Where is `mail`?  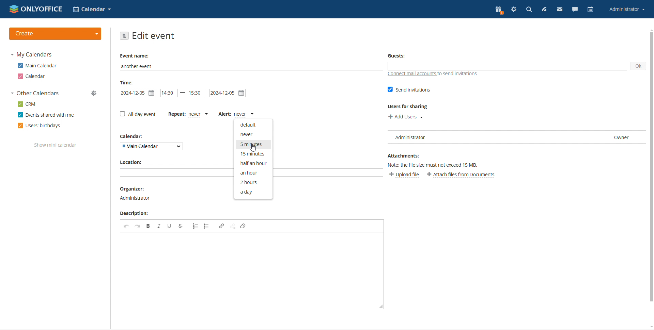
mail is located at coordinates (560, 10).